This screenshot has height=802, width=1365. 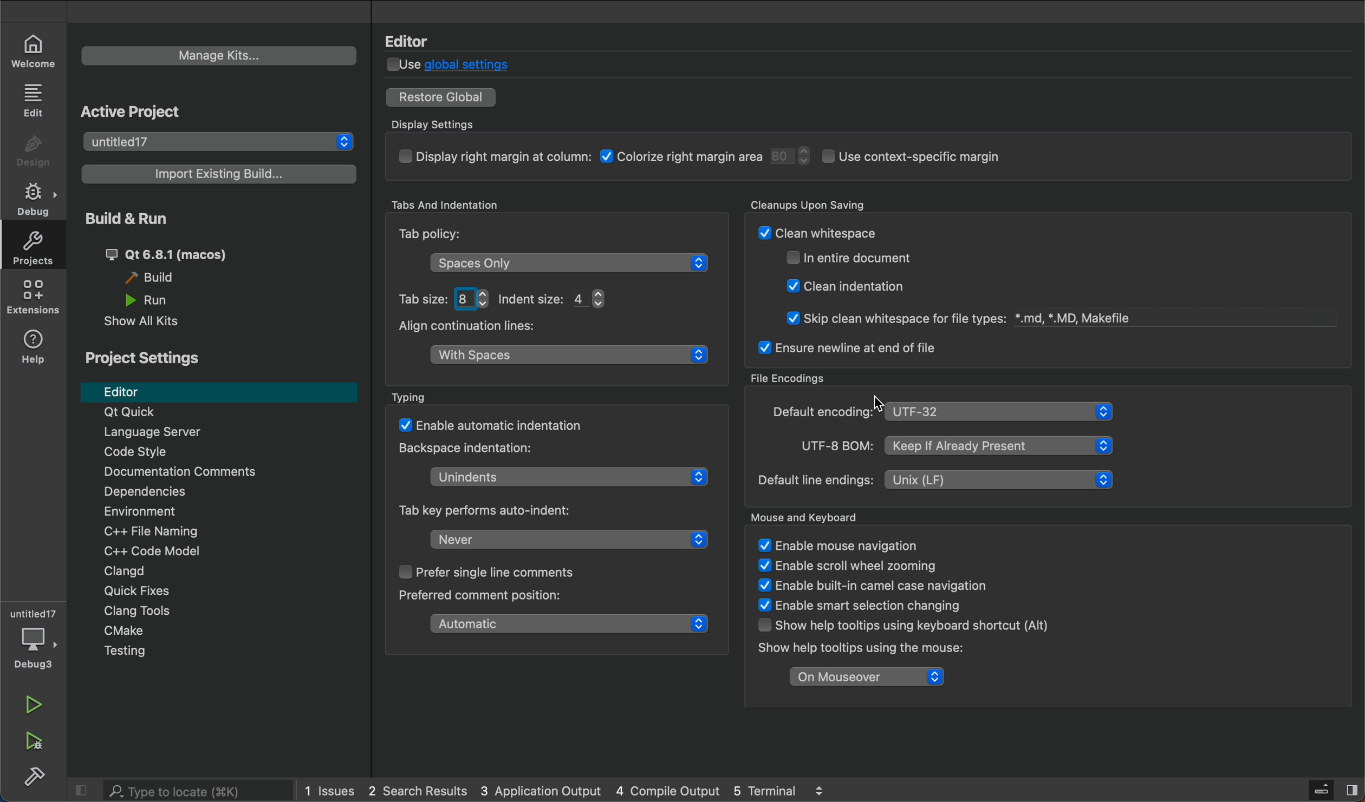 What do you see at coordinates (571, 359) in the screenshot?
I see `align` at bounding box center [571, 359].